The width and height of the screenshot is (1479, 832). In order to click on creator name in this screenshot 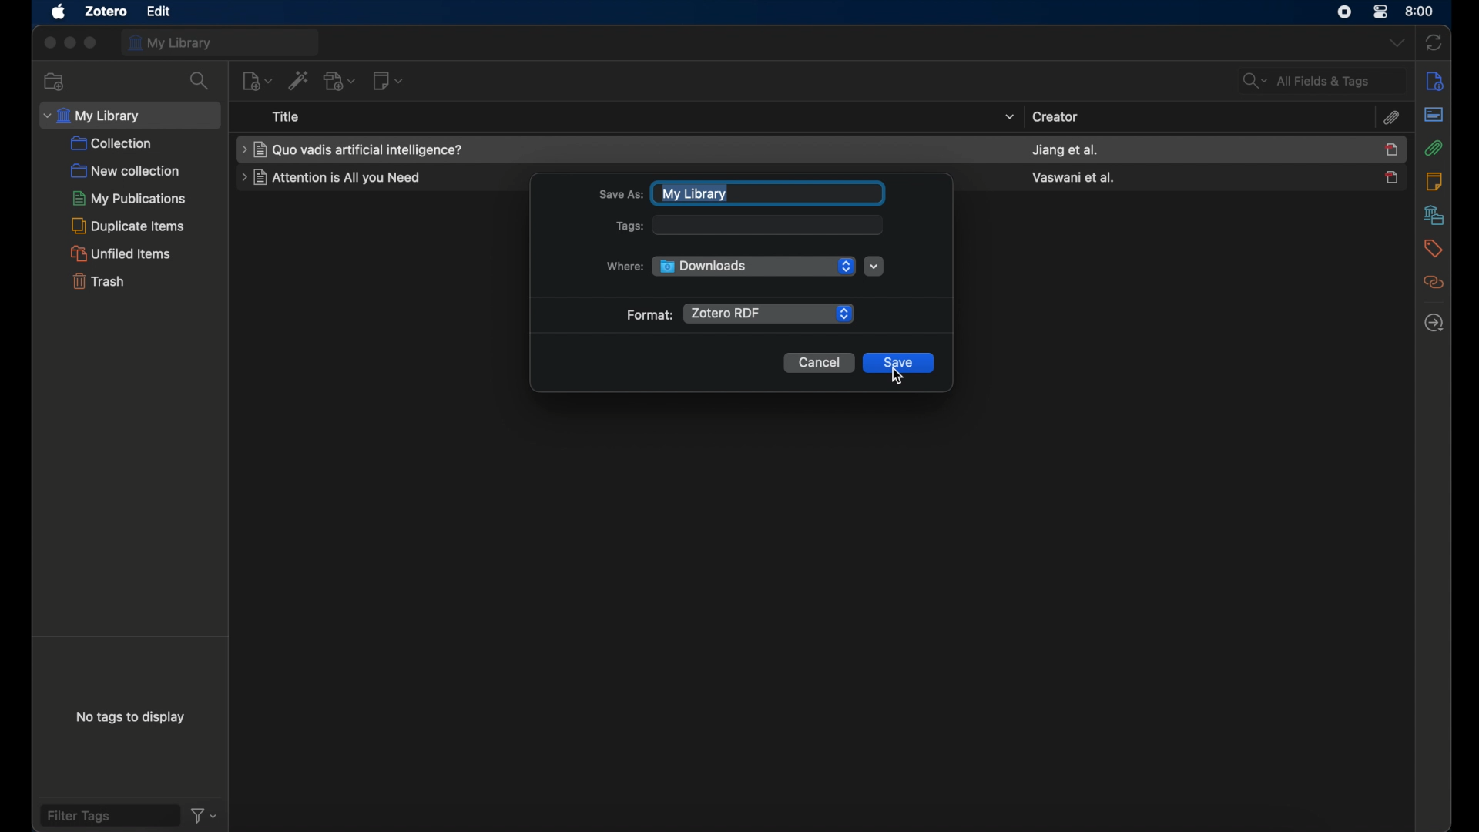, I will do `click(1074, 177)`.